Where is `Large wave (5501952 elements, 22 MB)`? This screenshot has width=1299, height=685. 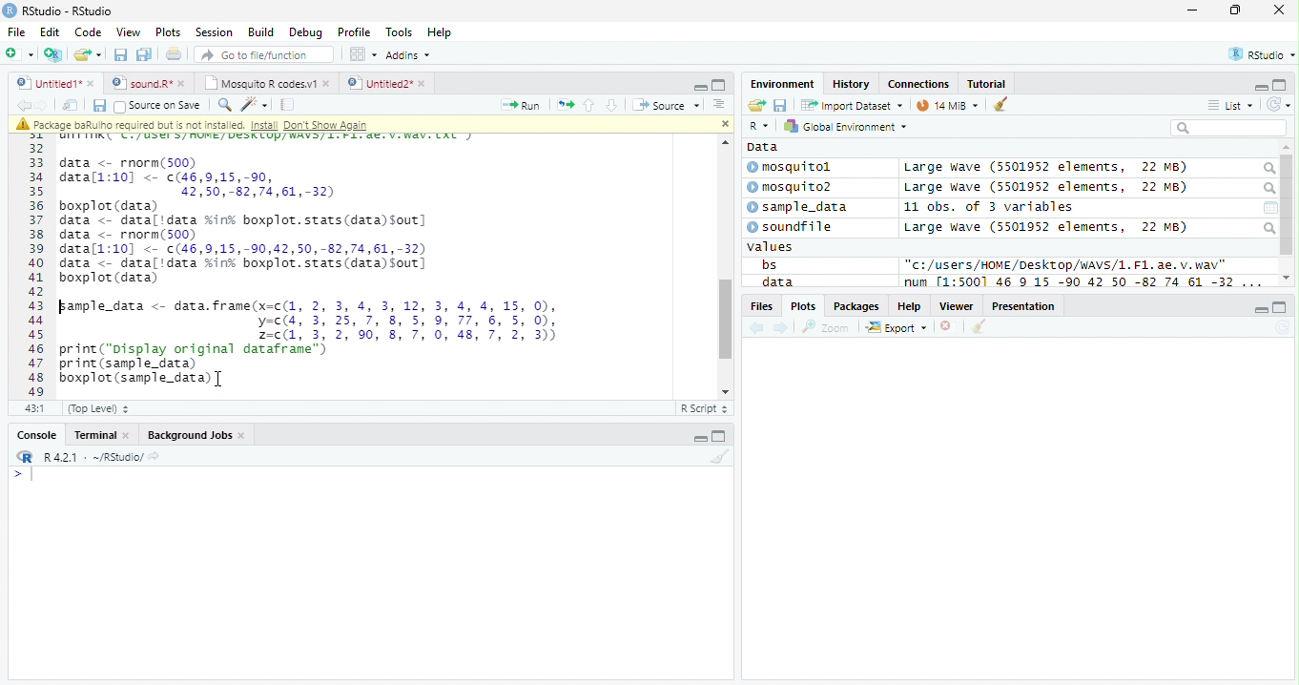
Large wave (5501952 elements, 22 MB) is located at coordinates (1045, 227).